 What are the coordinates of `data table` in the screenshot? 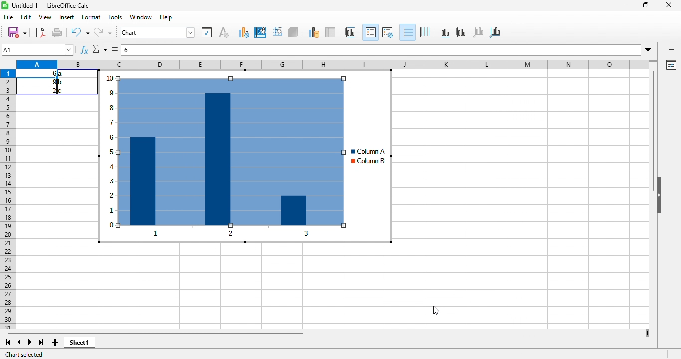 It's located at (332, 33).